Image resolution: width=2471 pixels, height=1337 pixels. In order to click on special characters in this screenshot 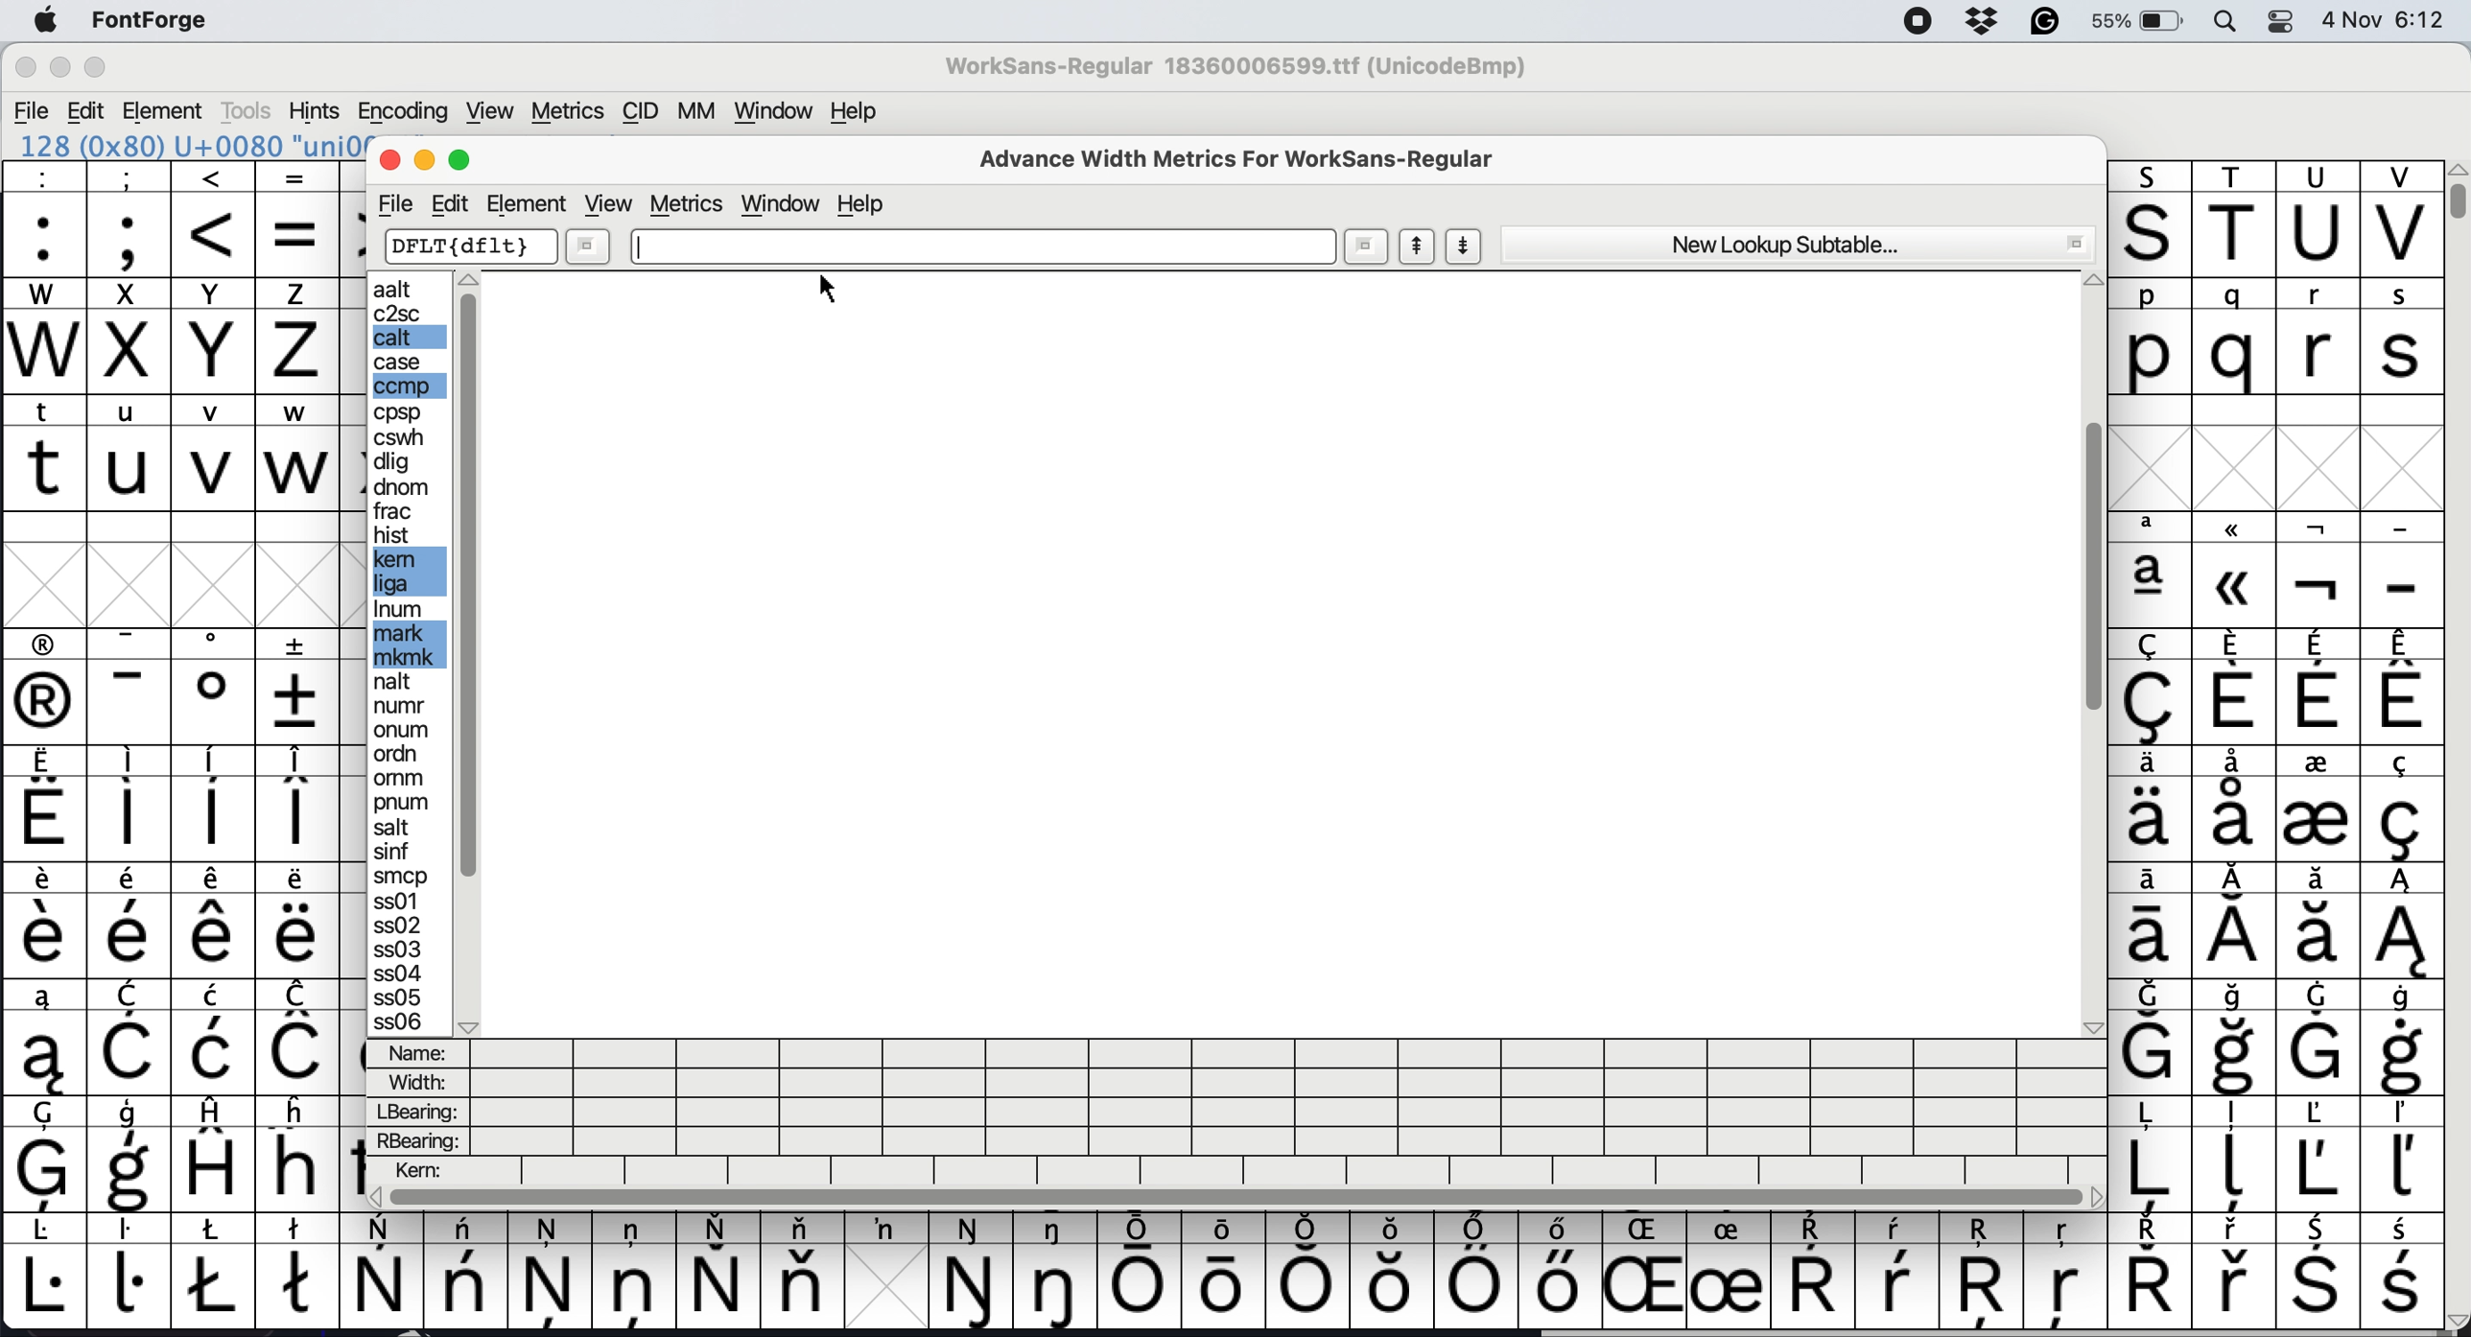, I will do `click(175, 1114)`.